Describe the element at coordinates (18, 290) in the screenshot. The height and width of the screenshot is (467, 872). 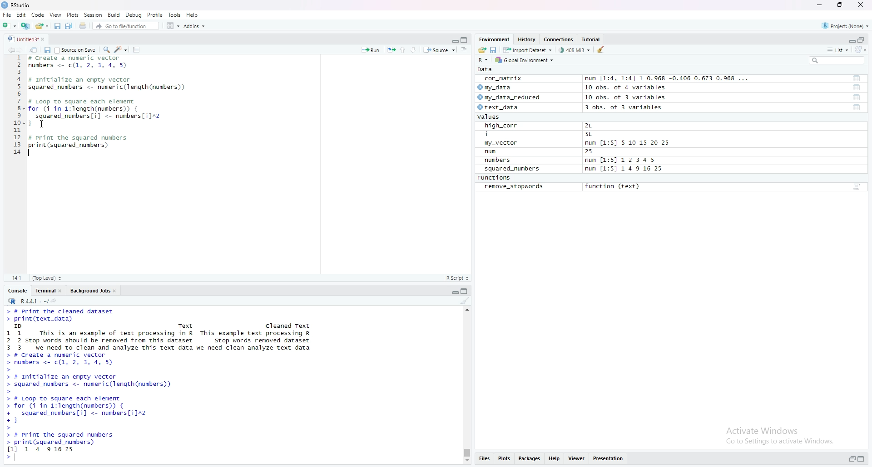
I see `Console` at that location.